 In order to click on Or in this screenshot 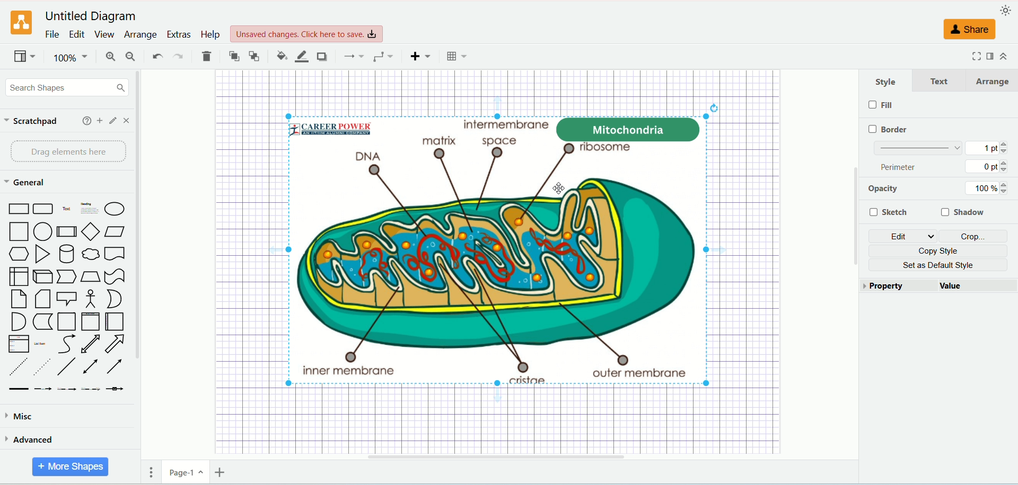, I will do `click(116, 299)`.